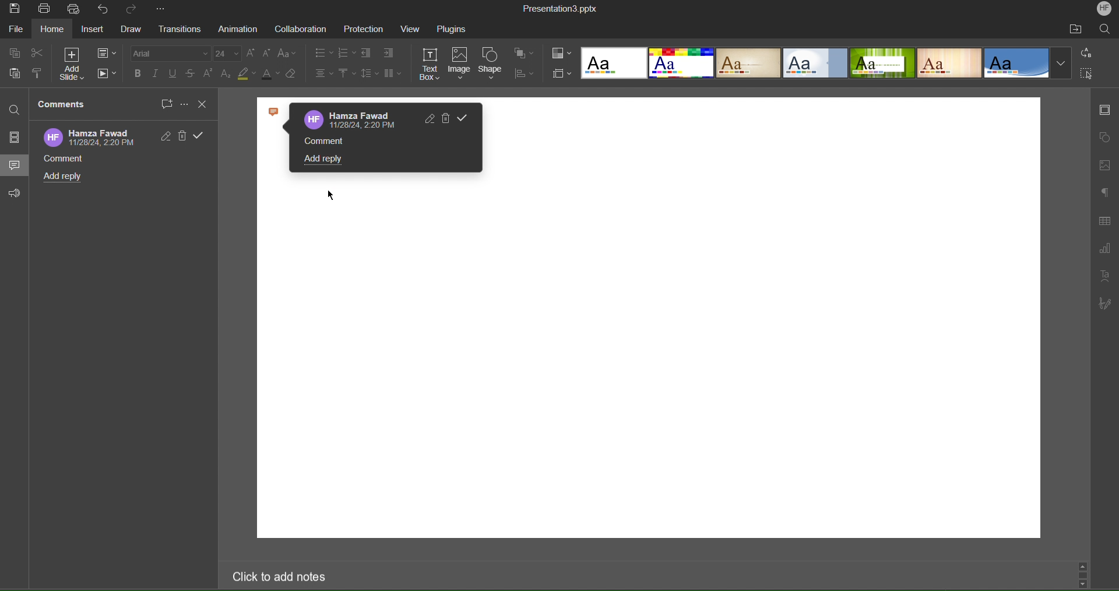 Image resolution: width=1119 pixels, height=591 pixels. What do you see at coordinates (370, 53) in the screenshot?
I see `Indent Options` at bounding box center [370, 53].